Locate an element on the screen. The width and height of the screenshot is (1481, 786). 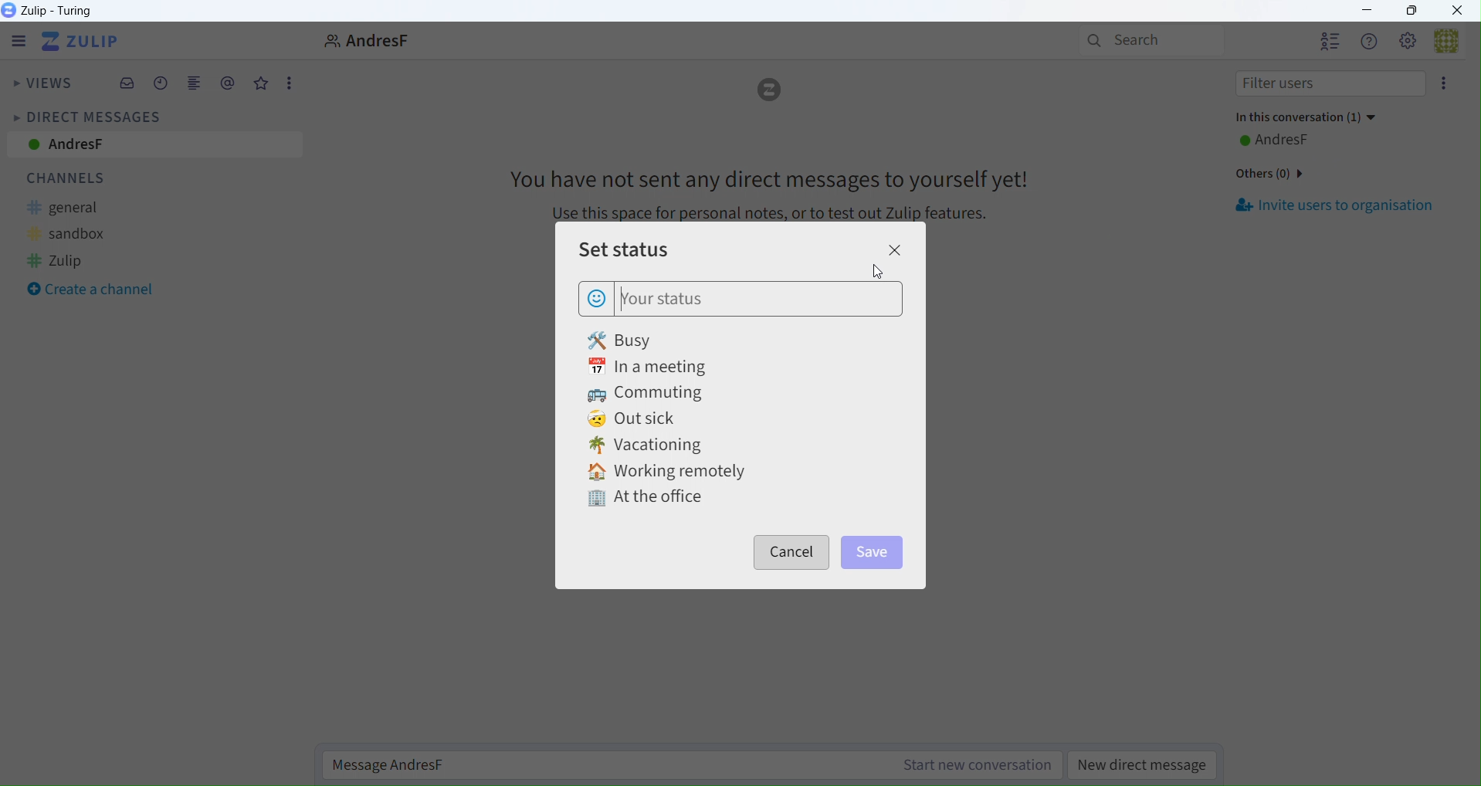
More is located at coordinates (1445, 85).